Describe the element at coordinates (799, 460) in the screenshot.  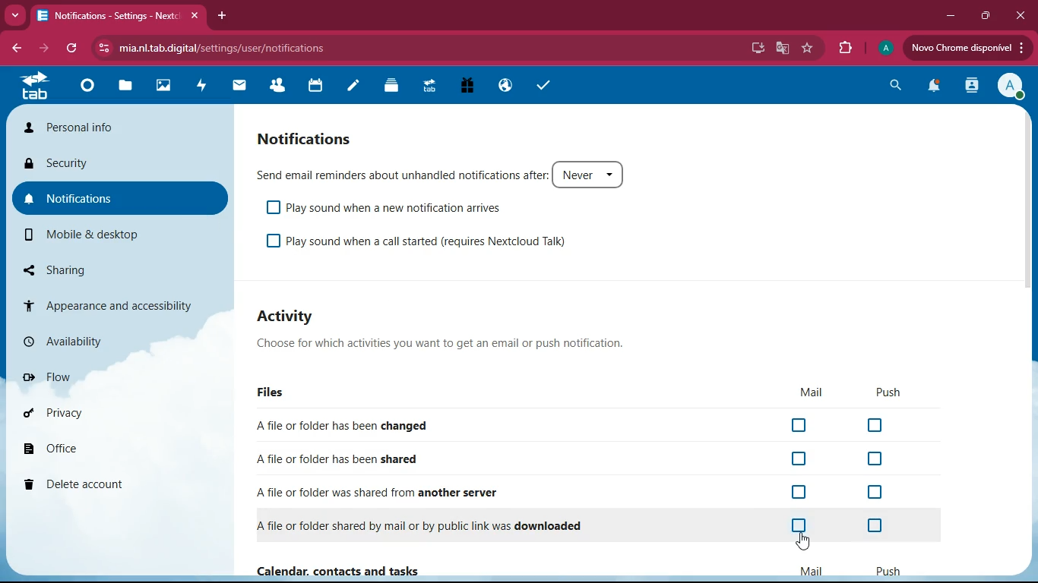
I see `off` at that location.